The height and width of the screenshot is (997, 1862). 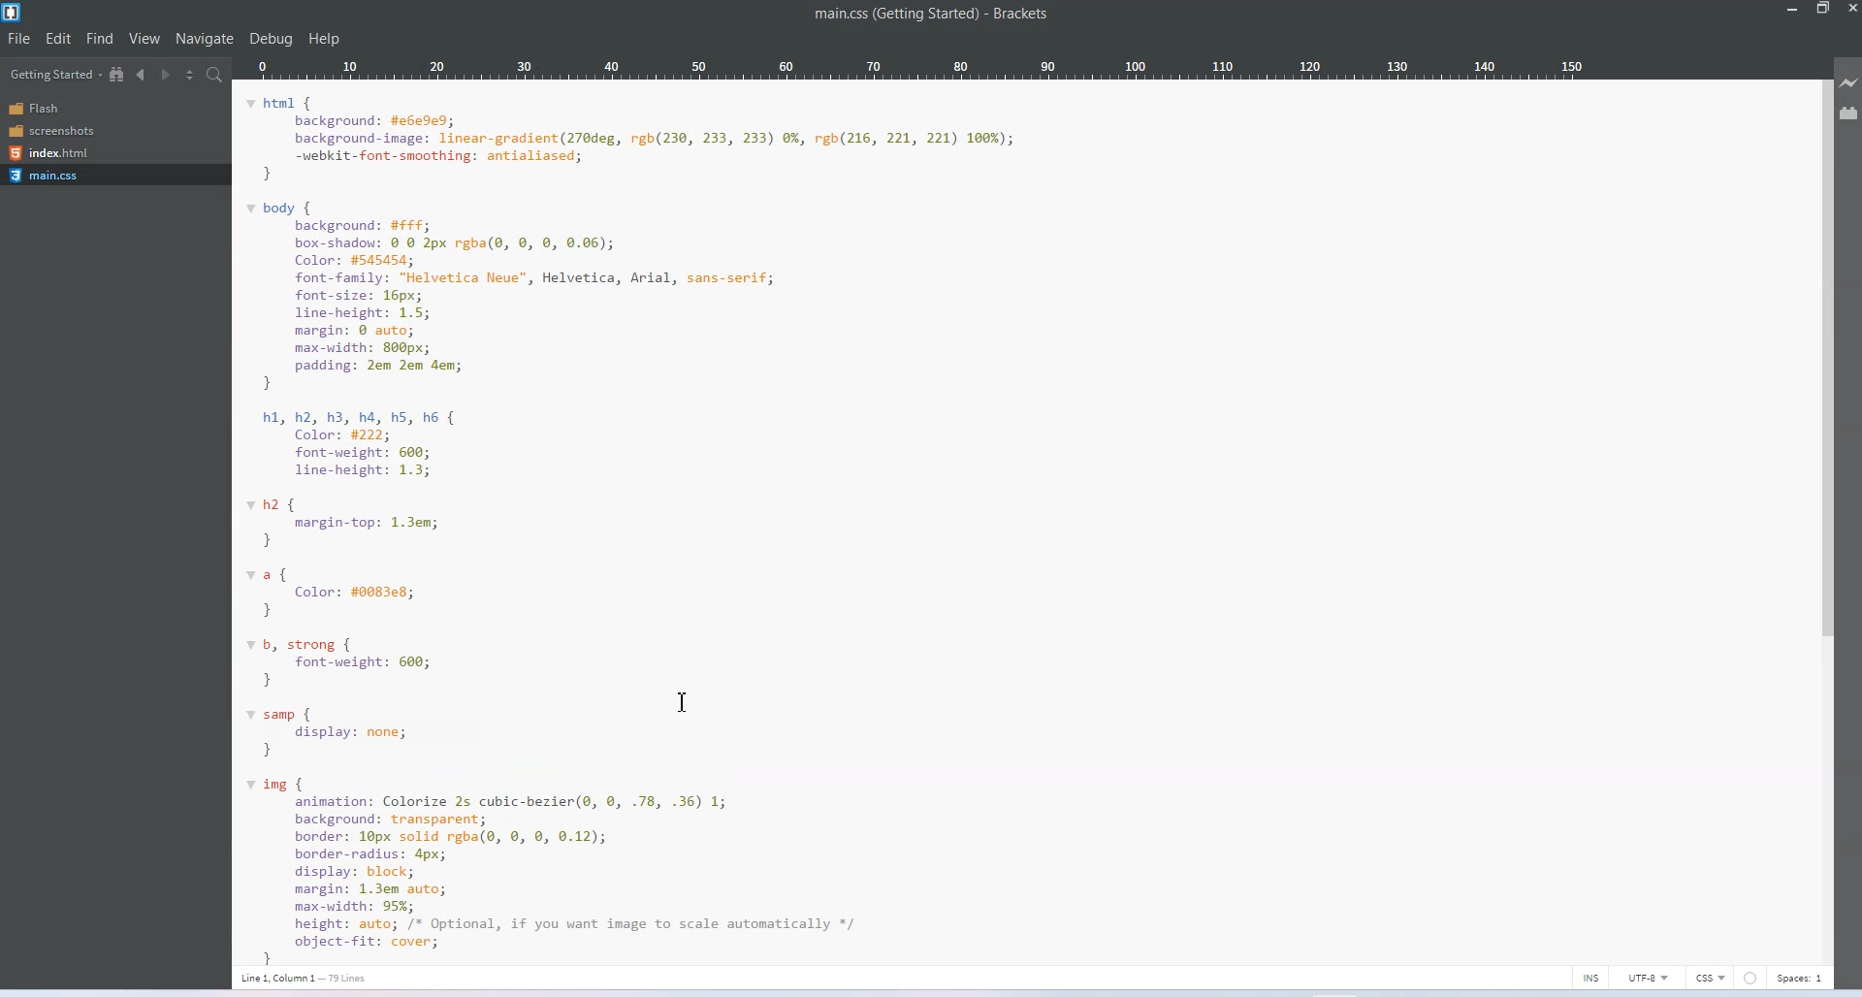 What do you see at coordinates (938, 16) in the screenshot?
I see `main.css (getting started)- brackets` at bounding box center [938, 16].